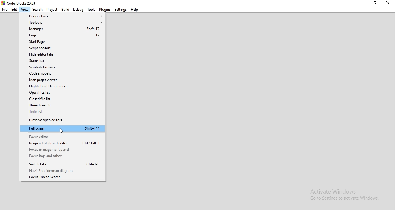 This screenshot has width=395, height=210. What do you see at coordinates (134, 9) in the screenshot?
I see `Help` at bounding box center [134, 9].